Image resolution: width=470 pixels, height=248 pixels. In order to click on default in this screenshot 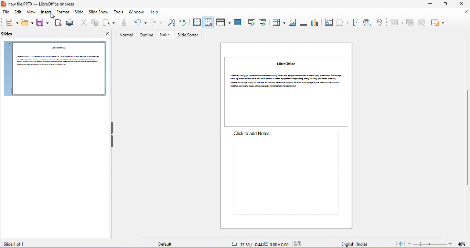, I will do `click(168, 245)`.